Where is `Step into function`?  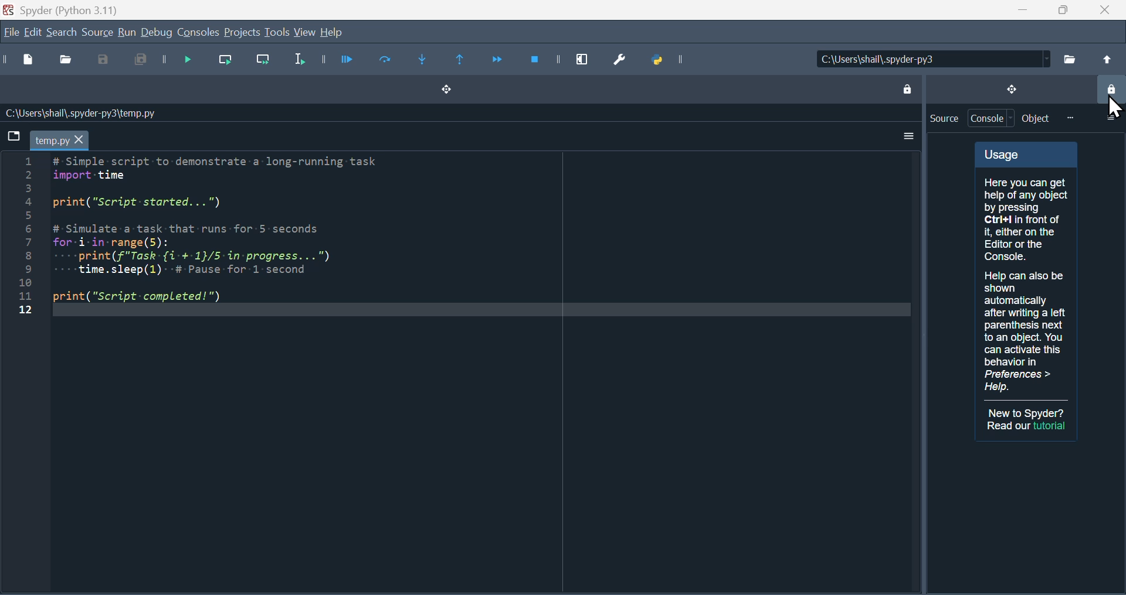 Step into function is located at coordinates (428, 61).